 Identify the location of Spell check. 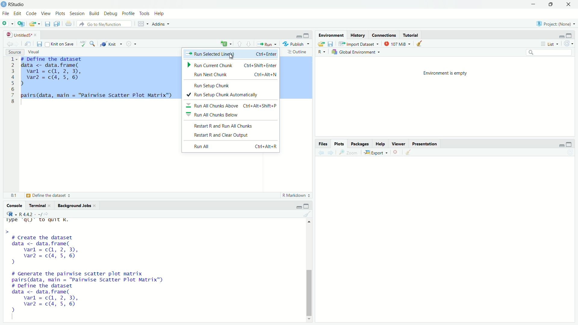
(83, 44).